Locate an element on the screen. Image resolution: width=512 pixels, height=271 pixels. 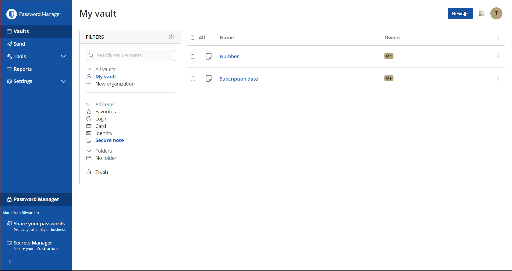
expand/collapse is located at coordinates (64, 57).